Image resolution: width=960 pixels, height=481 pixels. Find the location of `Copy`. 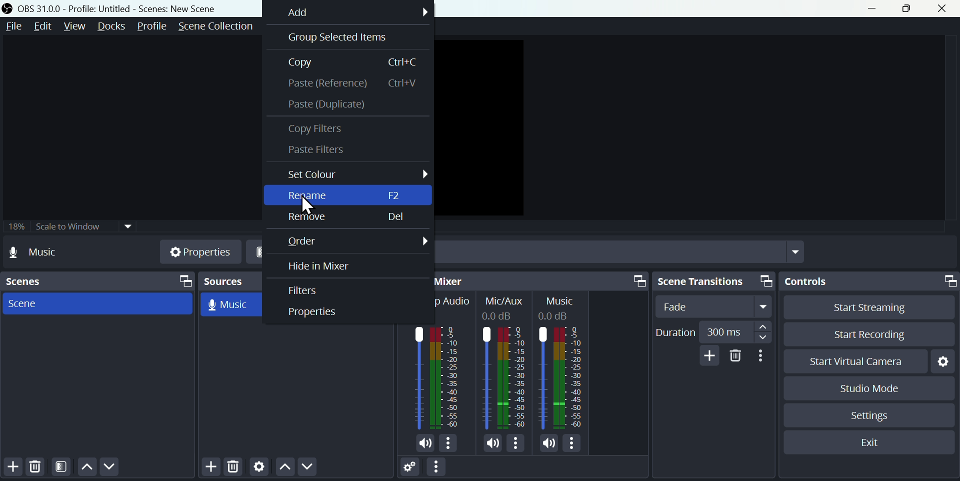

Copy is located at coordinates (344, 62).